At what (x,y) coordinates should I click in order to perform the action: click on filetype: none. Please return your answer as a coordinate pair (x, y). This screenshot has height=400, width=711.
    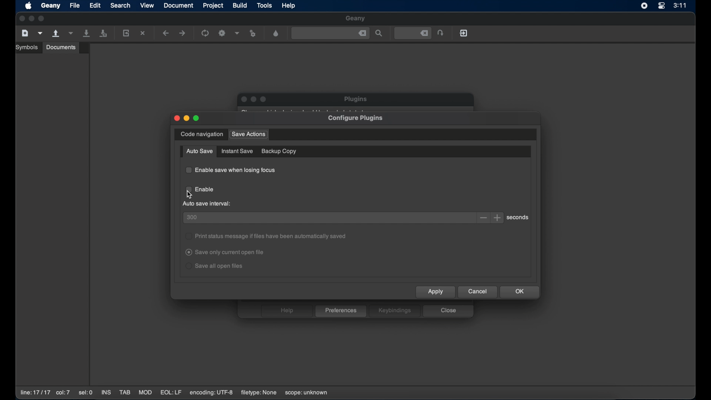
    Looking at the image, I should click on (258, 393).